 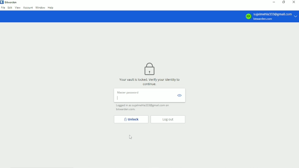 I want to click on Help, so click(x=51, y=8).